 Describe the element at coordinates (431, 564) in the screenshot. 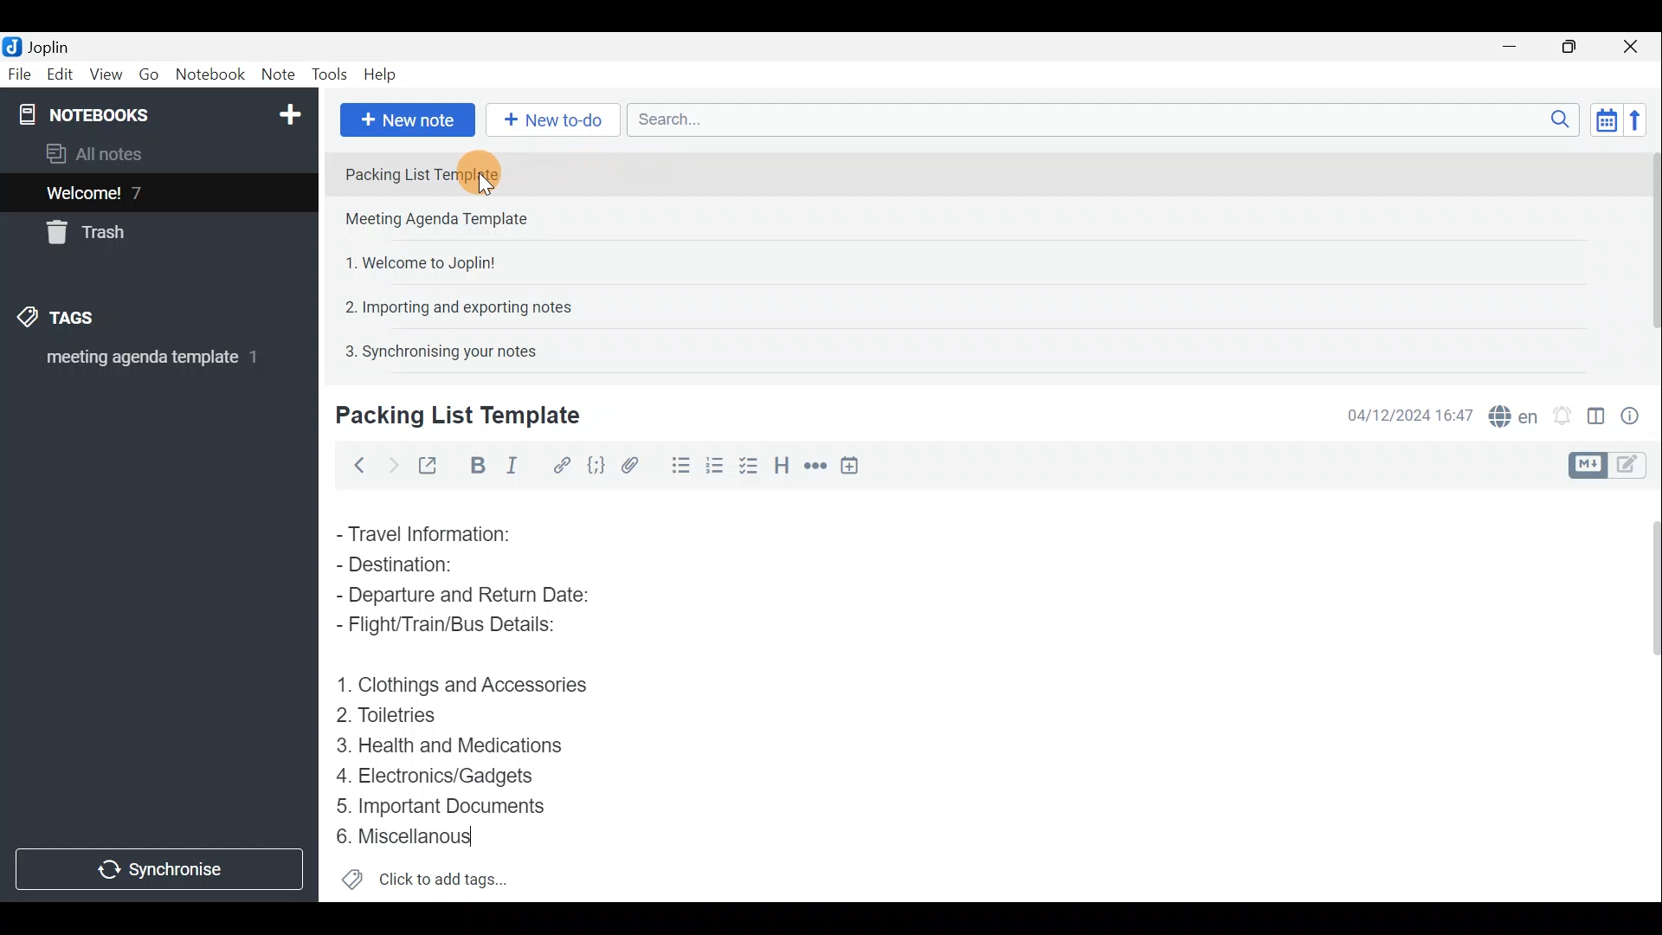

I see `Destination:` at that location.